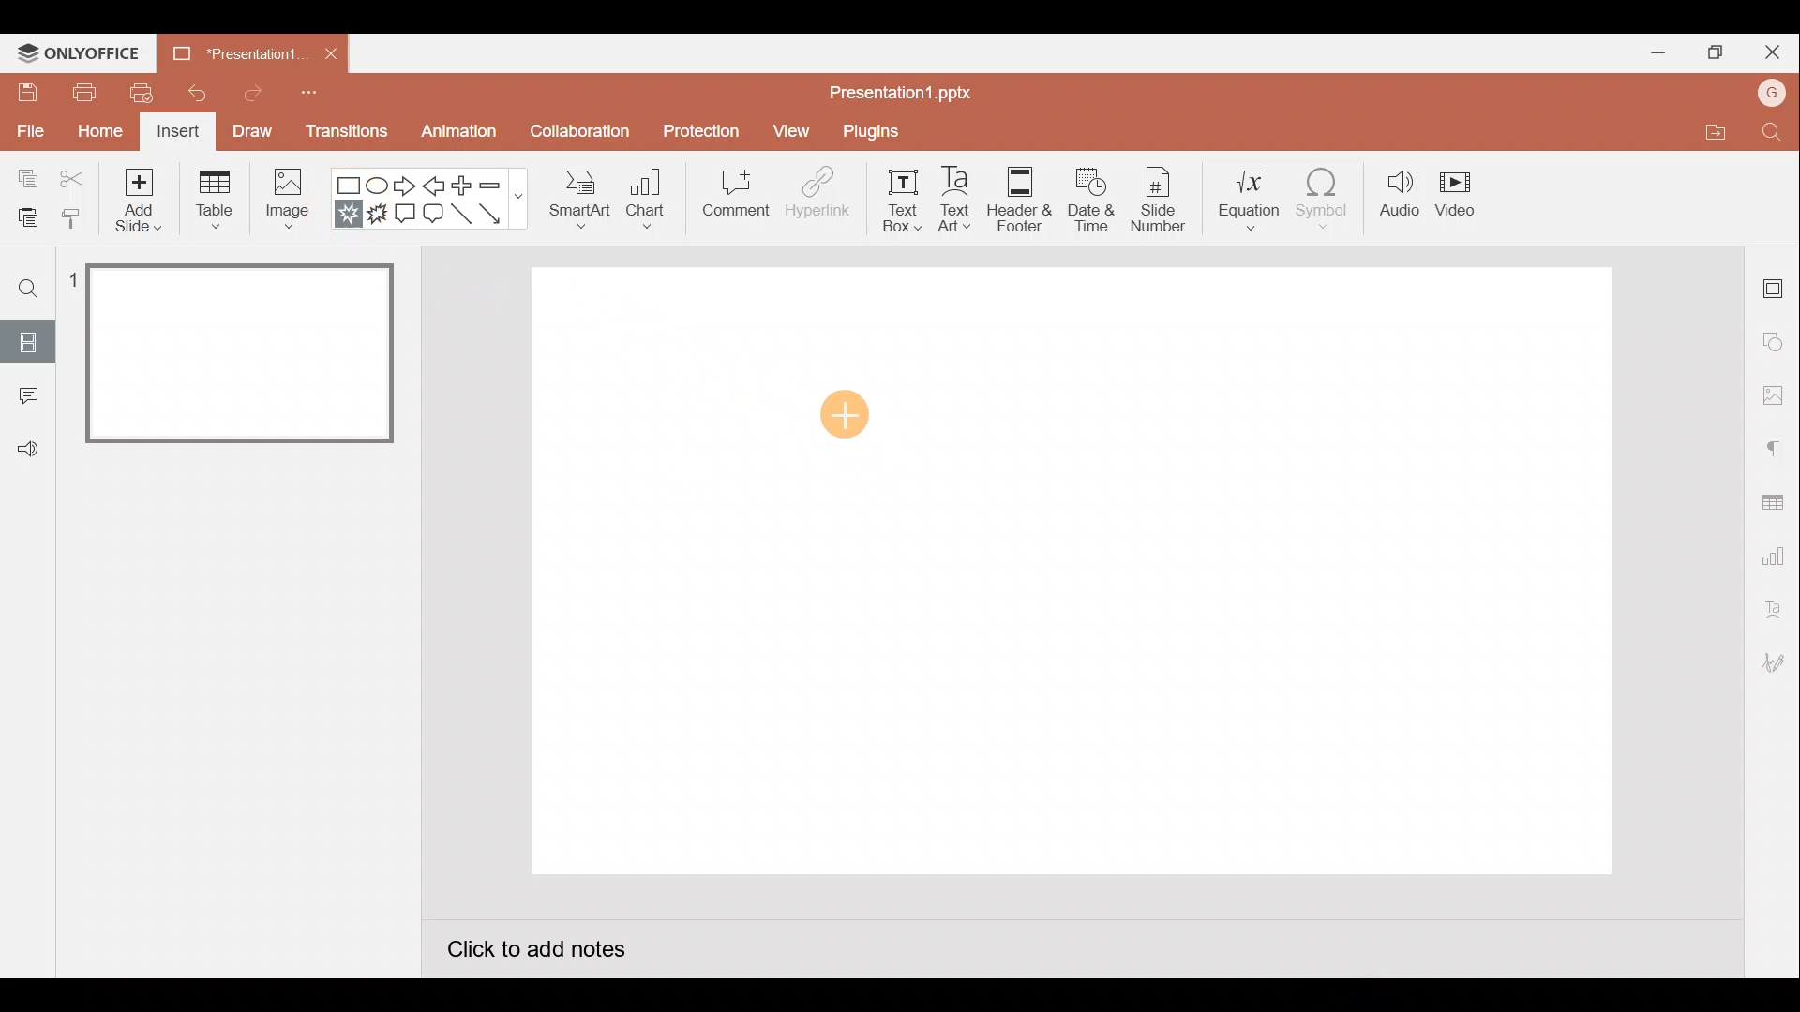 The height and width of the screenshot is (1012, 1800). What do you see at coordinates (379, 219) in the screenshot?
I see `Explosion 2` at bounding box center [379, 219].